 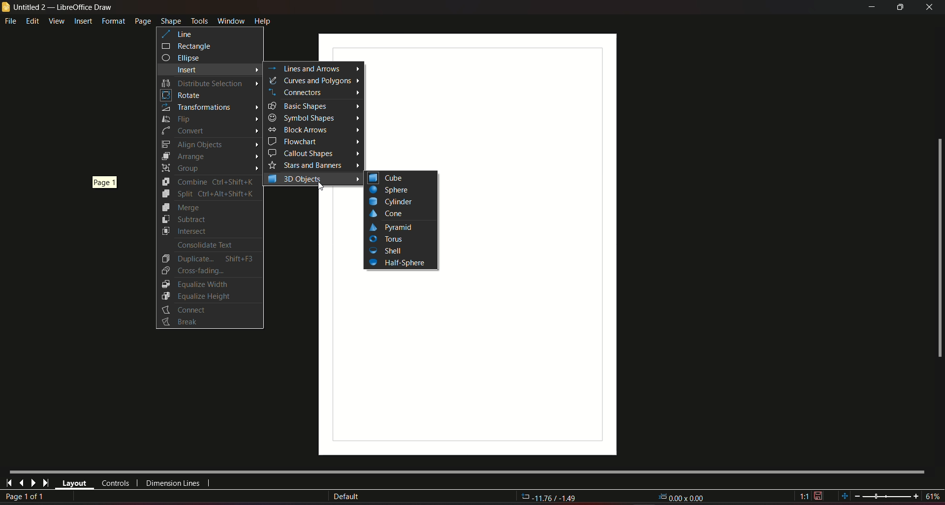 I want to click on file, so click(x=11, y=22).